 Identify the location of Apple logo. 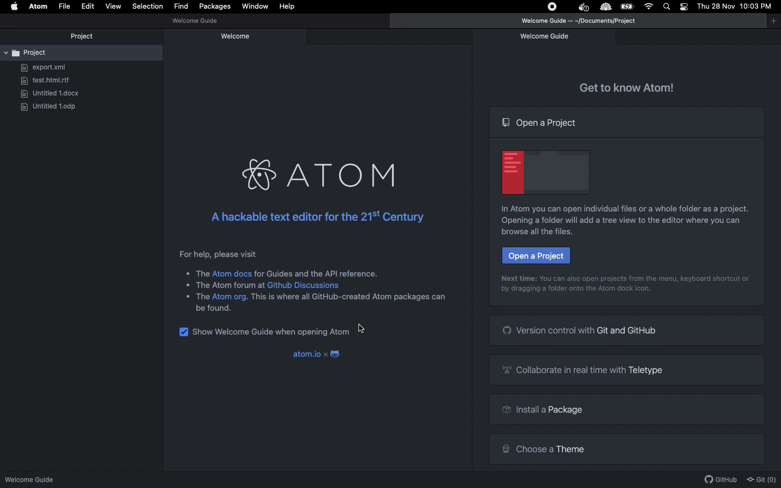
(15, 5).